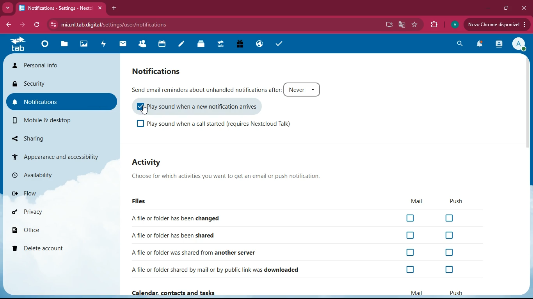  I want to click on minimize, so click(486, 9).